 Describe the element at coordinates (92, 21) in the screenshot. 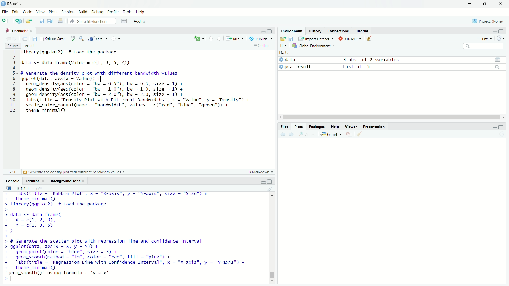

I see `Go to file/function` at that location.